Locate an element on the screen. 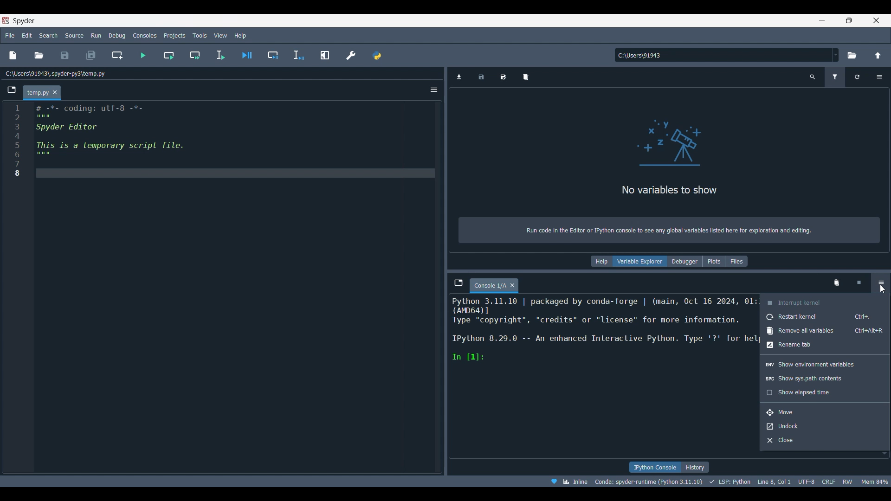 Image resolution: width=891 pixels, height=501 pixels. File location is located at coordinates (56, 74).